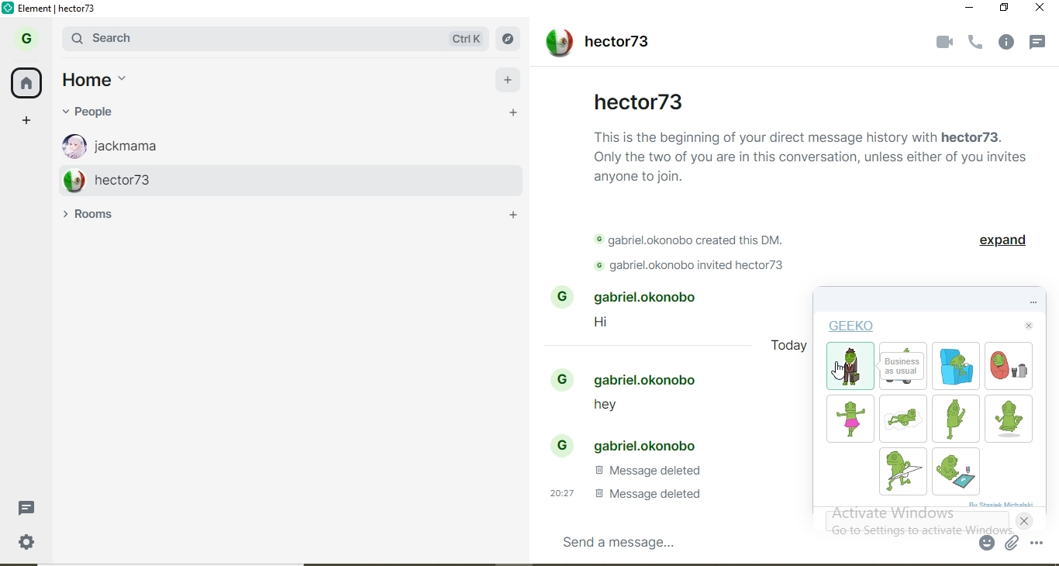 This screenshot has width=1059, height=566. I want to click on jackmama, so click(267, 143).